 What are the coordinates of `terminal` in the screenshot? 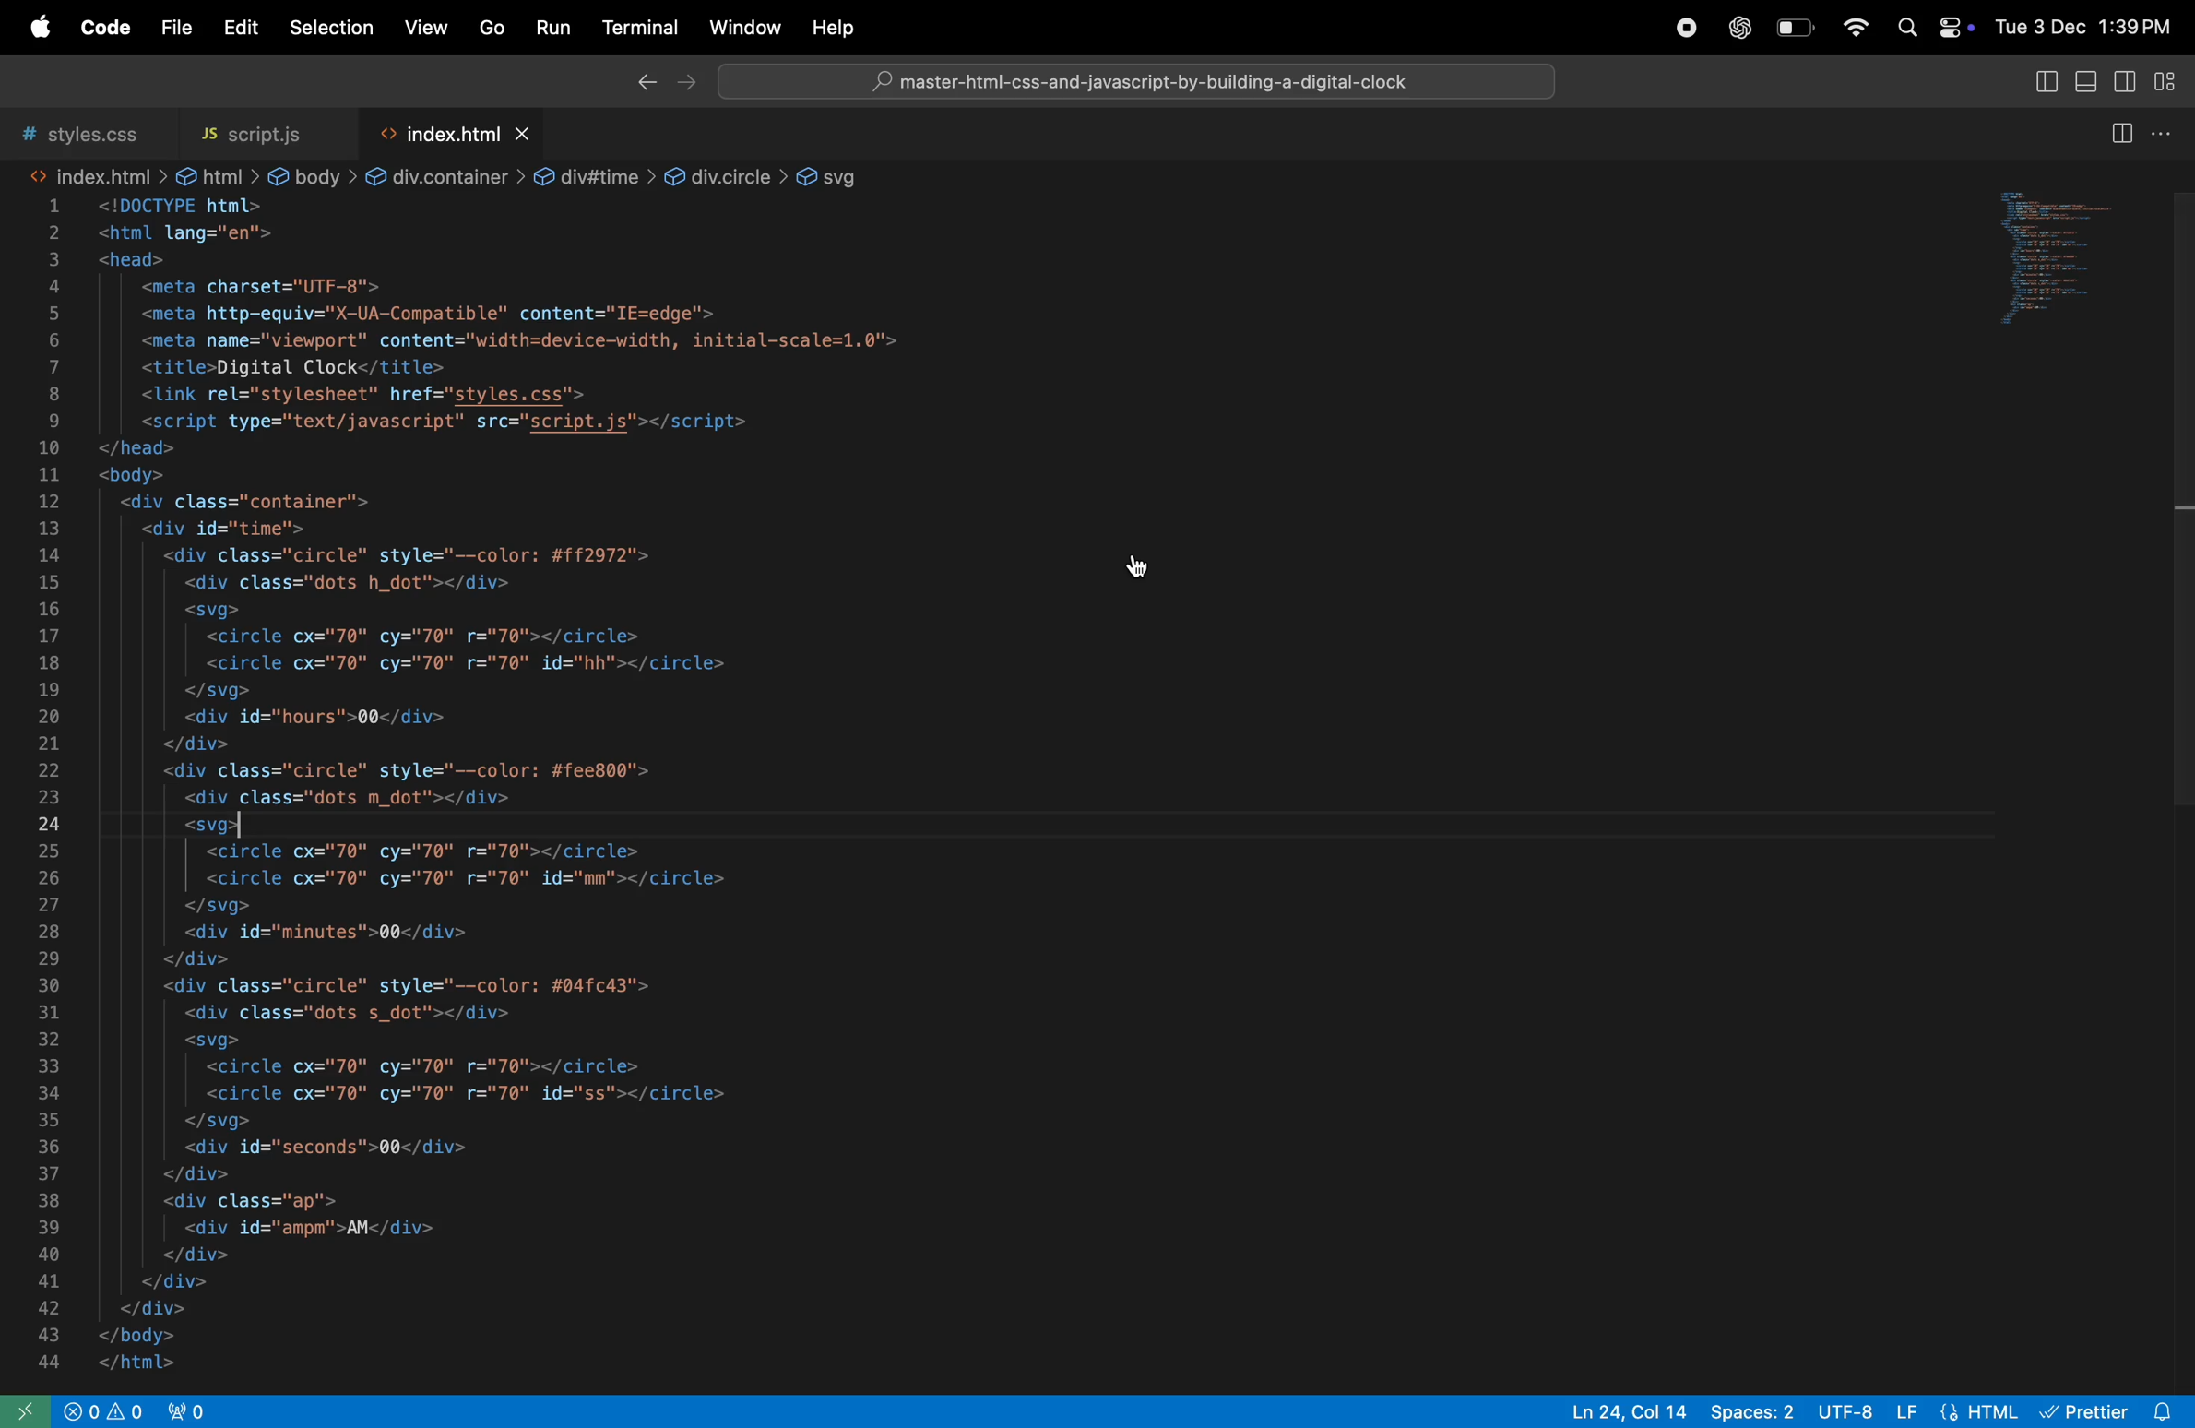 It's located at (637, 27).